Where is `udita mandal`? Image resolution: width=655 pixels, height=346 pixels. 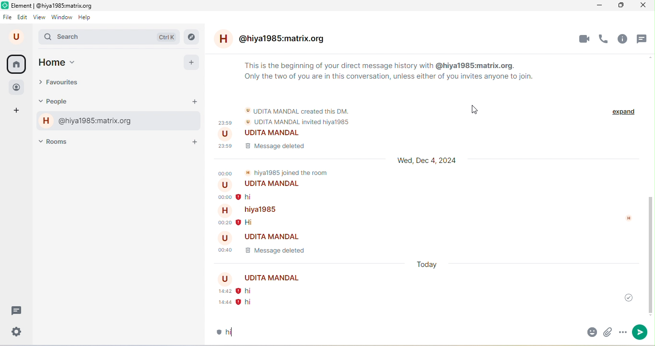 udita mandal is located at coordinates (263, 185).